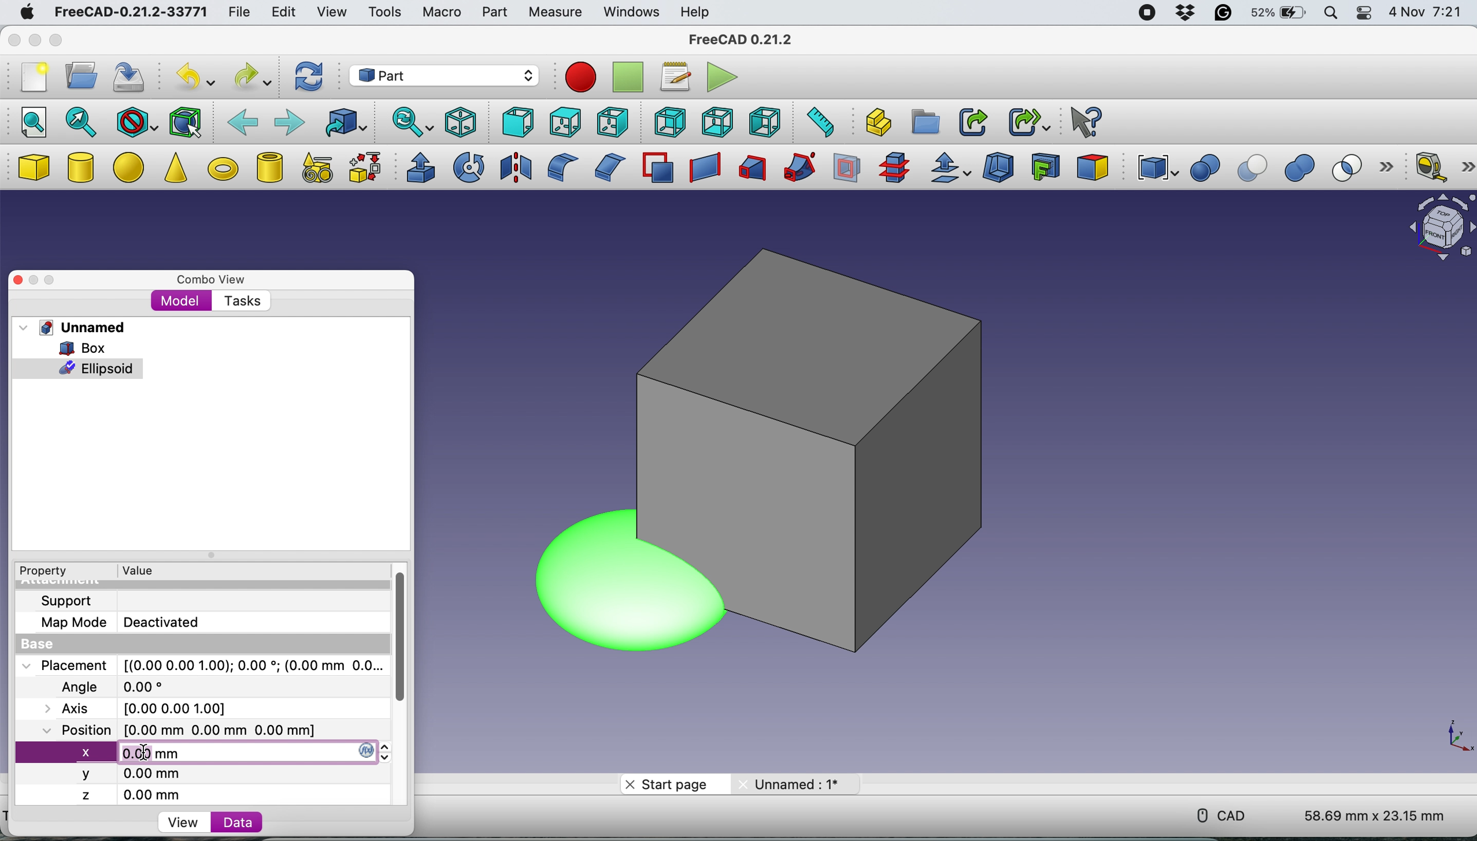  What do you see at coordinates (388, 15) in the screenshot?
I see `tools` at bounding box center [388, 15].